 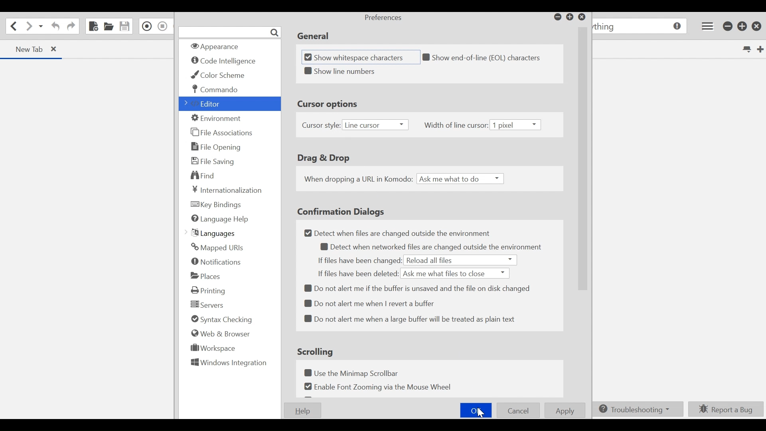 I want to click on Windows Integration, so click(x=229, y=363).